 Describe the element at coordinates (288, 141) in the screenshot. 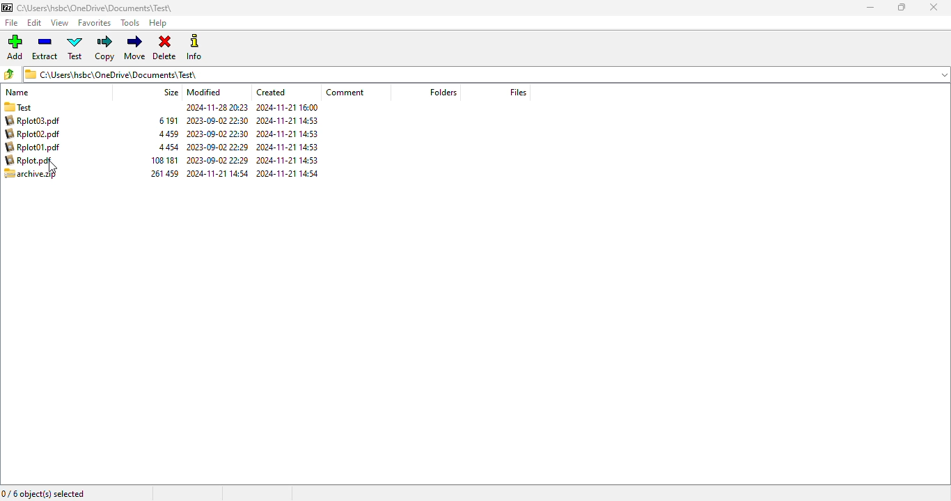

I see `created date and time` at that location.